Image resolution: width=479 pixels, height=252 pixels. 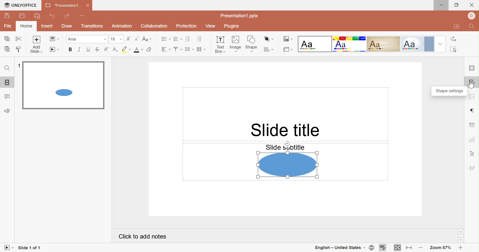 I want to click on Feedback & Support, so click(x=8, y=111).